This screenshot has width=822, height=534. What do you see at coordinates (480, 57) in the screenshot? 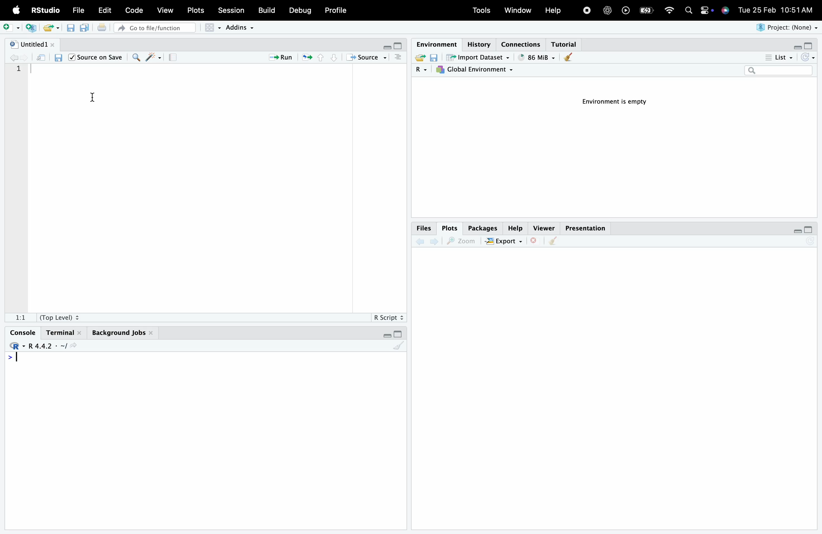
I see `import dataset ~ .` at bounding box center [480, 57].